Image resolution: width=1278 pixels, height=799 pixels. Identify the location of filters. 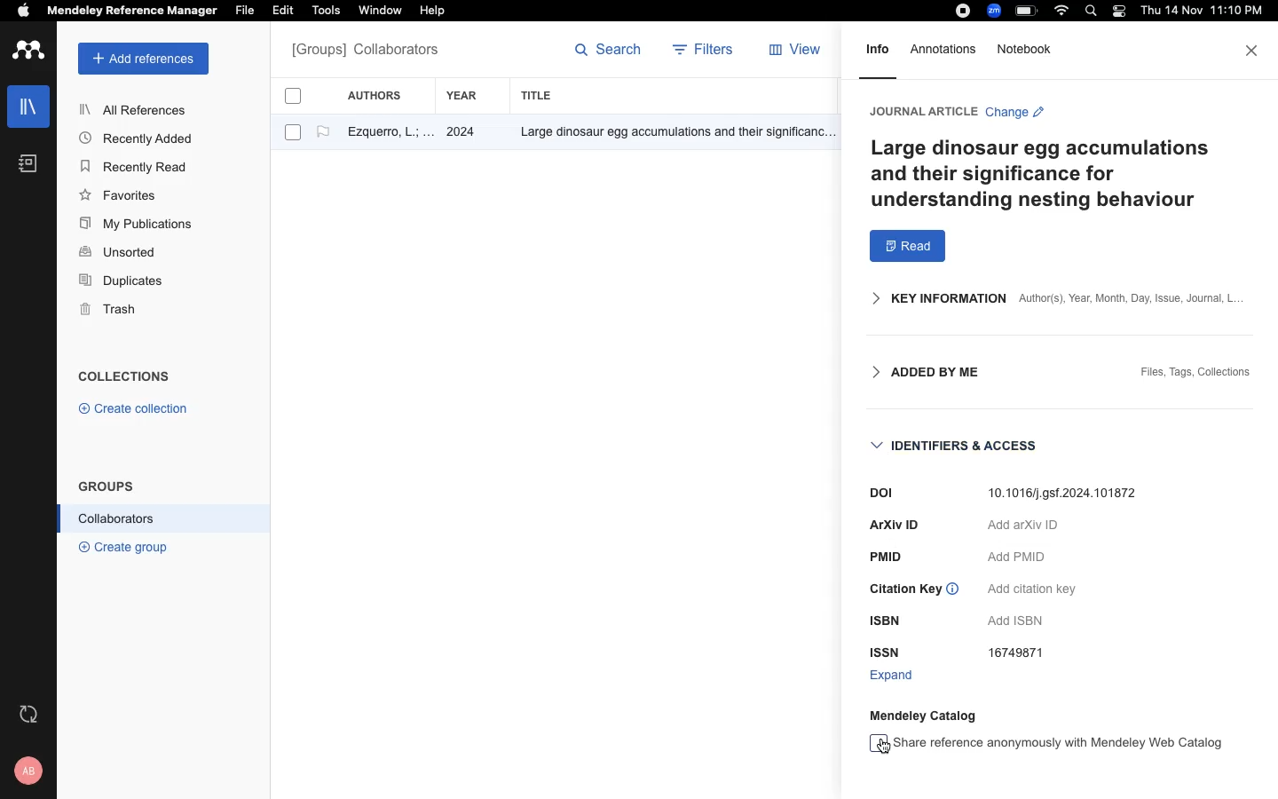
(706, 51).